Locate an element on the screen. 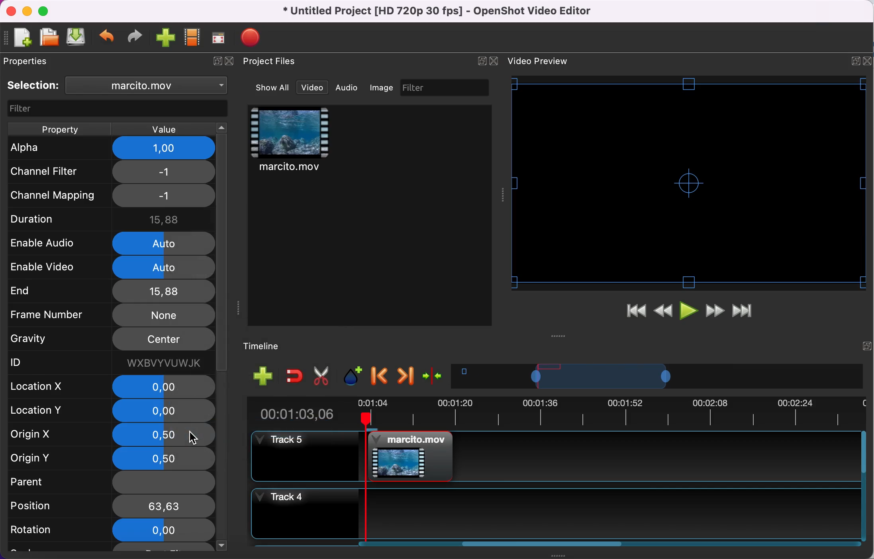  next marker is located at coordinates (406, 376).